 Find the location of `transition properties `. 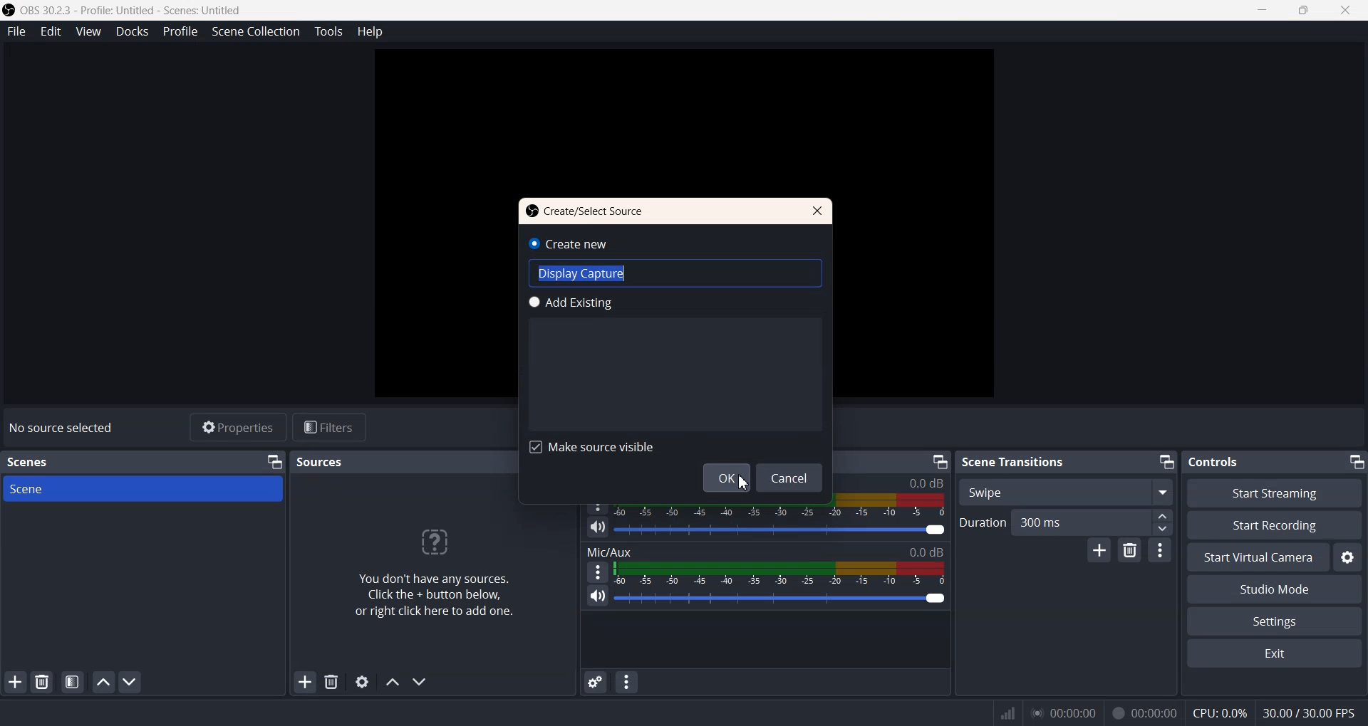

transition properties  is located at coordinates (1160, 550).